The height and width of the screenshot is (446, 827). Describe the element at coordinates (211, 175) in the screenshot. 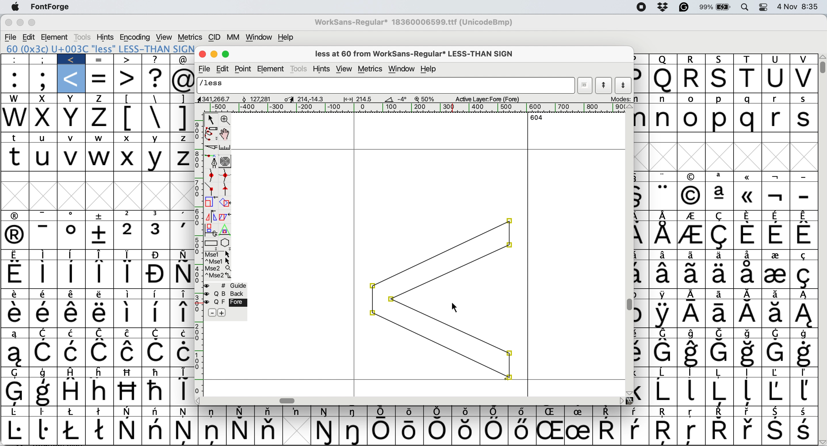

I see `add a curve point` at that location.